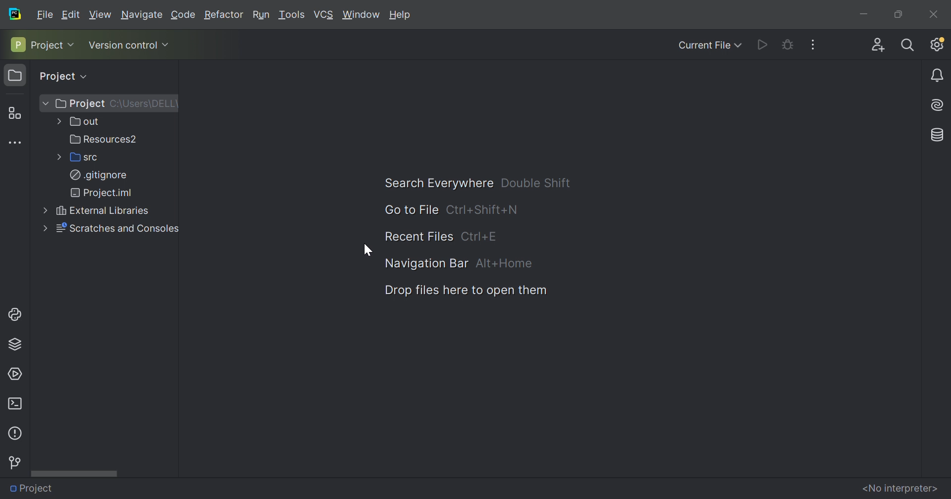 Image resolution: width=951 pixels, height=499 pixels. I want to click on Drop Down, so click(74, 44).